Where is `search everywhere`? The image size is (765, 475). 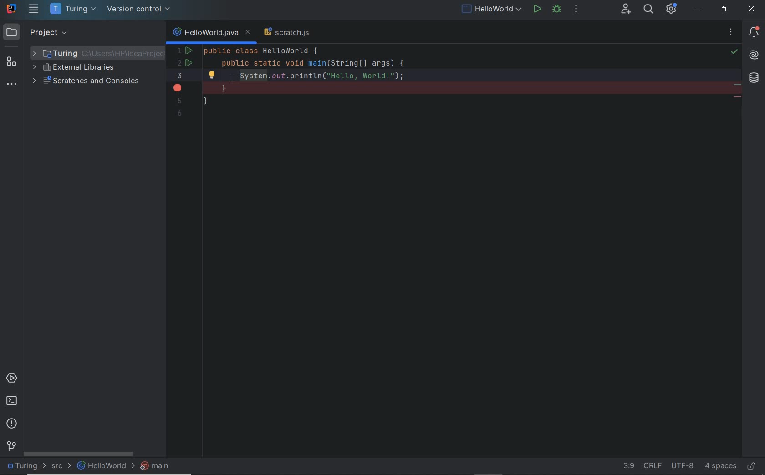
search everywhere is located at coordinates (648, 9).